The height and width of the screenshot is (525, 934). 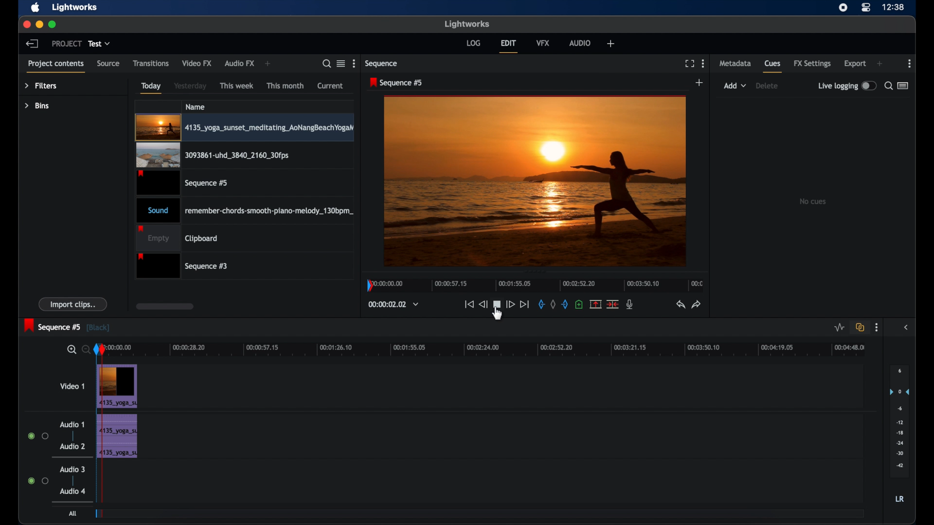 What do you see at coordinates (71, 470) in the screenshot?
I see `audio 3` at bounding box center [71, 470].